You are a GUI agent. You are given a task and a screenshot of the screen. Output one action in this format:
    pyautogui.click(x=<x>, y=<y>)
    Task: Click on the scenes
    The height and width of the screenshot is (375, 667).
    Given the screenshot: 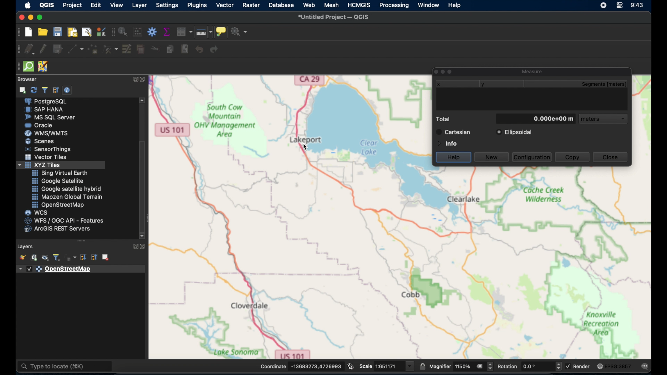 What is the action you would take?
    pyautogui.click(x=40, y=141)
    